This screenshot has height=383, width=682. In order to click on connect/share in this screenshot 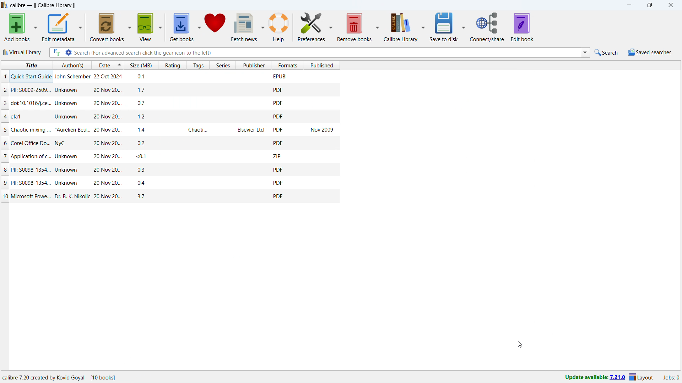, I will do `click(487, 27)`.